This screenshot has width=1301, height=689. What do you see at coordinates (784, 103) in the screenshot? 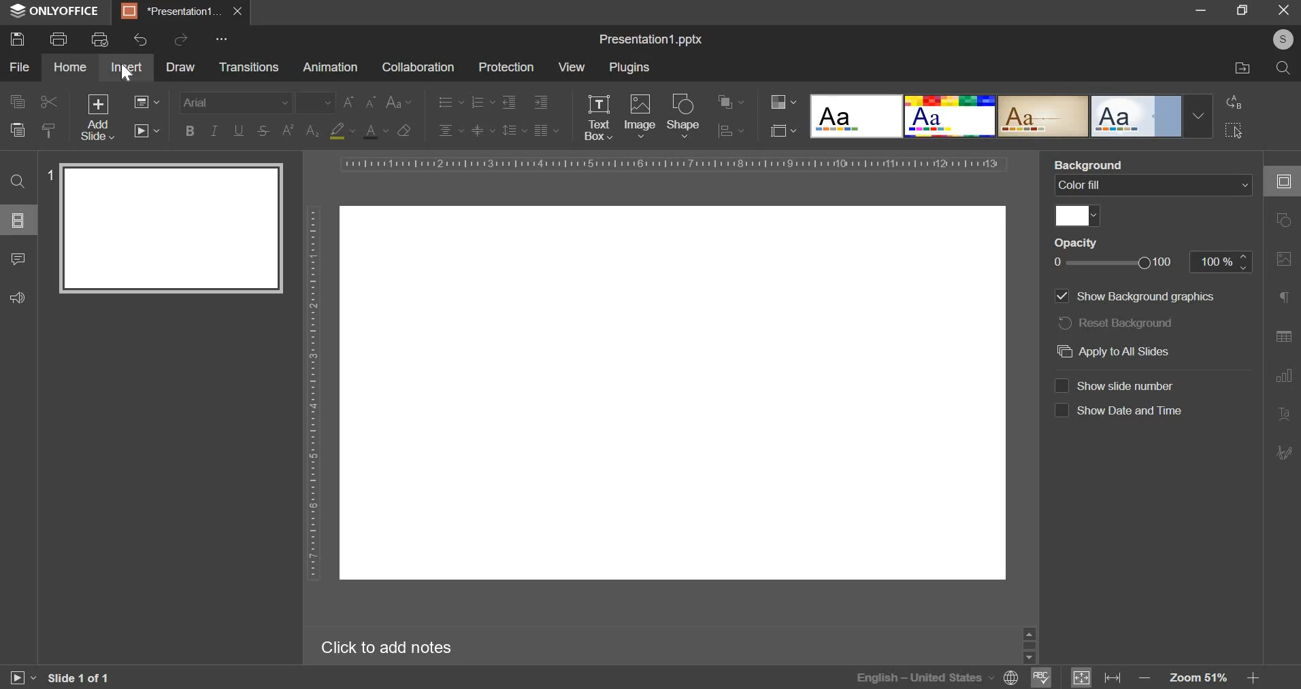
I see `change color theme` at bounding box center [784, 103].